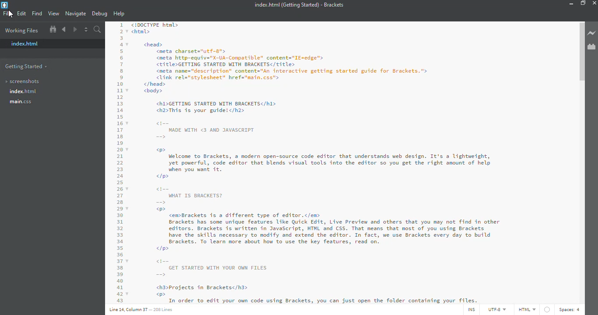 The image size is (598, 315). What do you see at coordinates (97, 30) in the screenshot?
I see `find in files` at bounding box center [97, 30].